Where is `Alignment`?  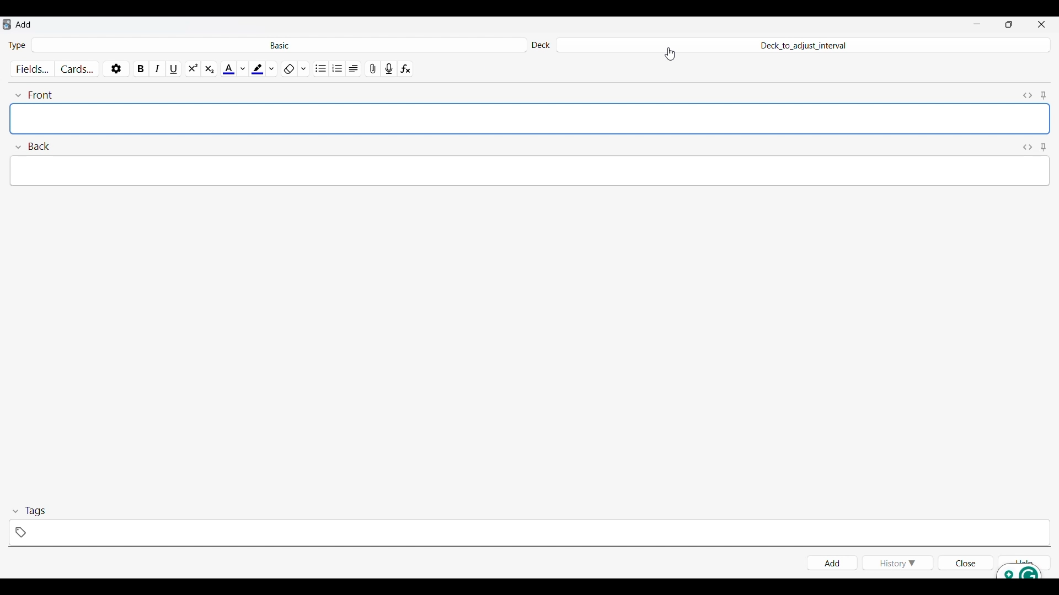
Alignment is located at coordinates (354, 69).